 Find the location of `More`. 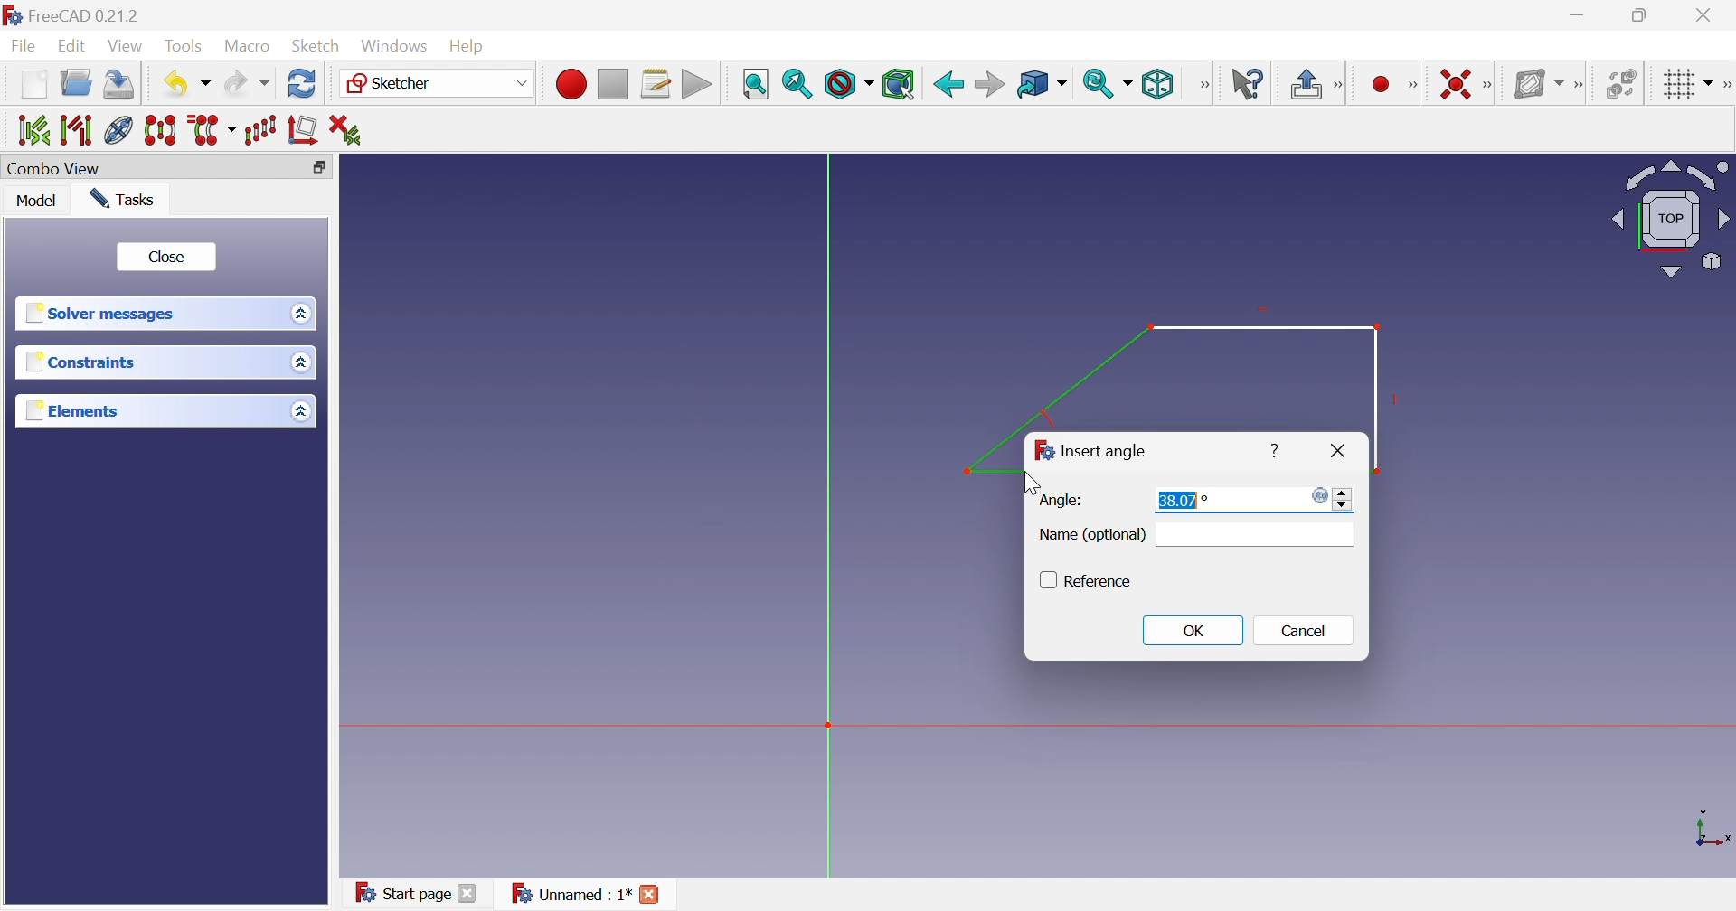

More is located at coordinates (1578, 81).